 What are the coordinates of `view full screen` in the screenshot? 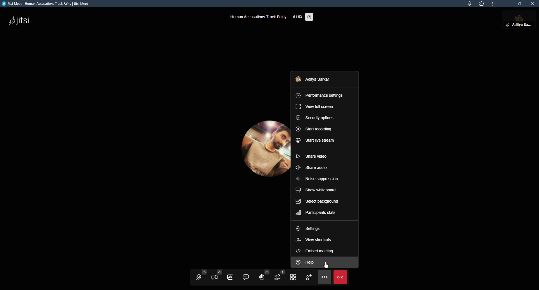 It's located at (316, 107).